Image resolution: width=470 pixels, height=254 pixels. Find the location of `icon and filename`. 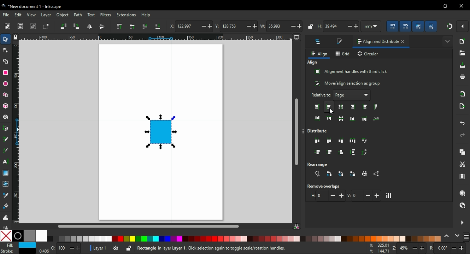

icon and filename is located at coordinates (36, 6).